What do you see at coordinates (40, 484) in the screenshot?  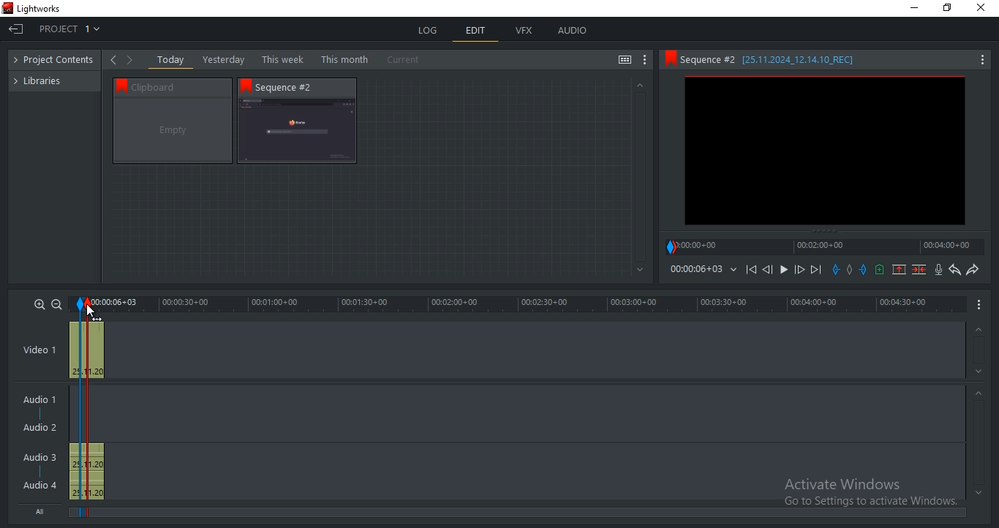 I see `Audio 4` at bounding box center [40, 484].